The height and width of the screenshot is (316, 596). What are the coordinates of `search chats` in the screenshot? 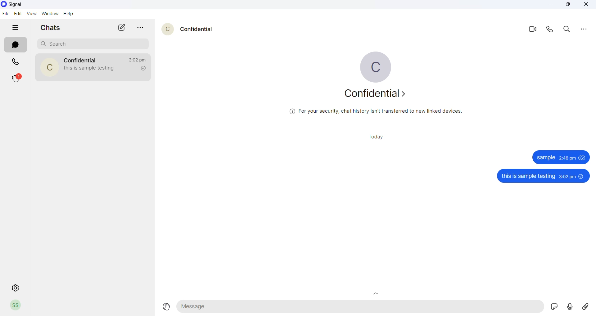 It's located at (93, 44).